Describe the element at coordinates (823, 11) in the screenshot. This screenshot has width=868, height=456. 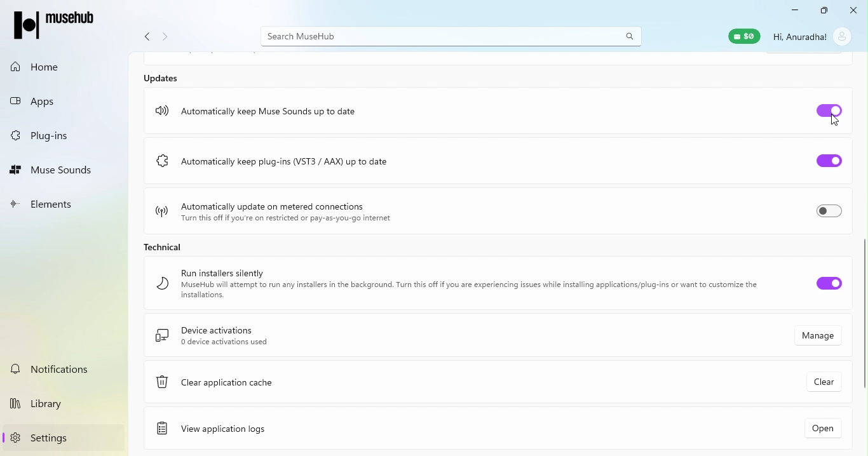
I see `Maximize` at that location.